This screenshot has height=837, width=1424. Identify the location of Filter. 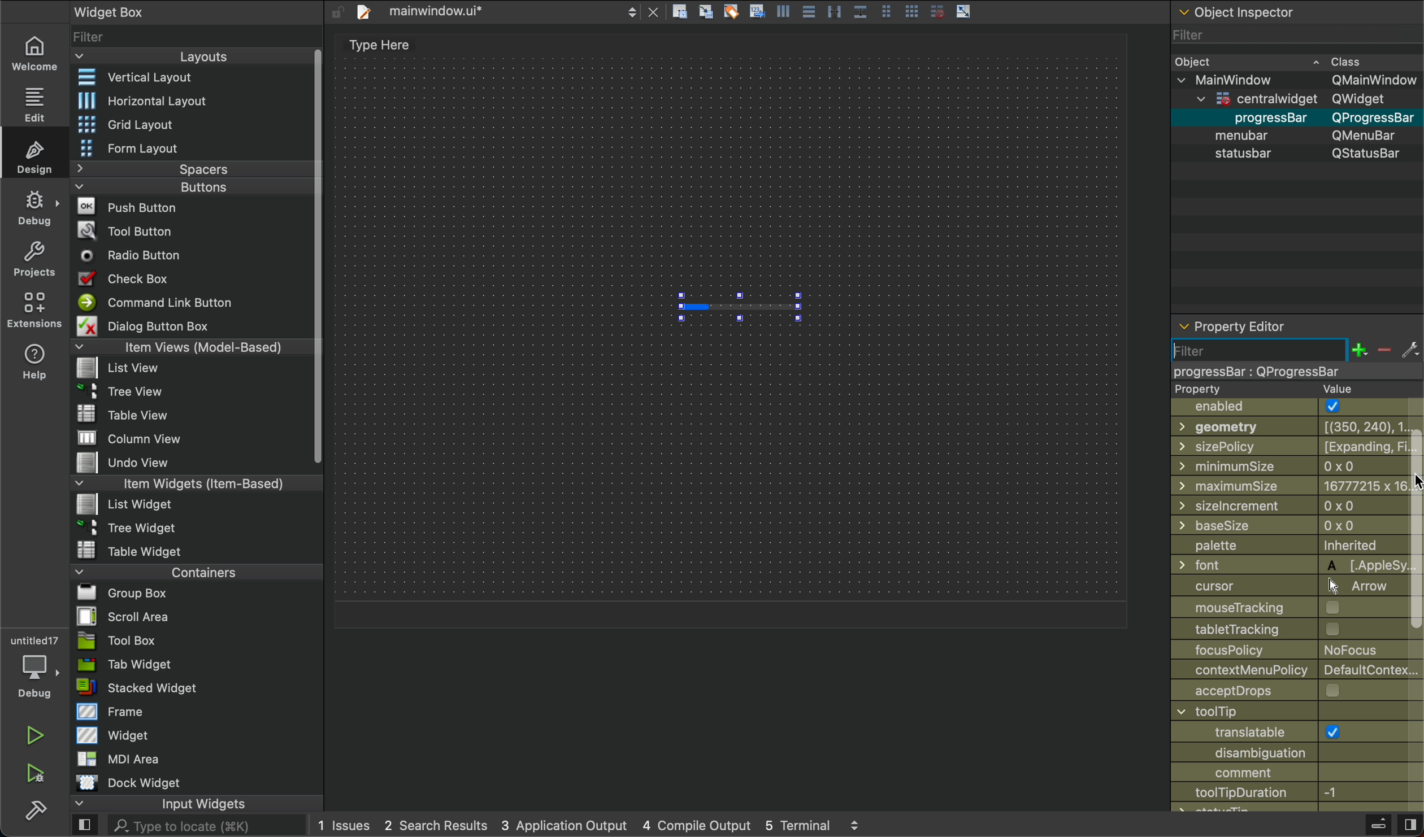
(1295, 34).